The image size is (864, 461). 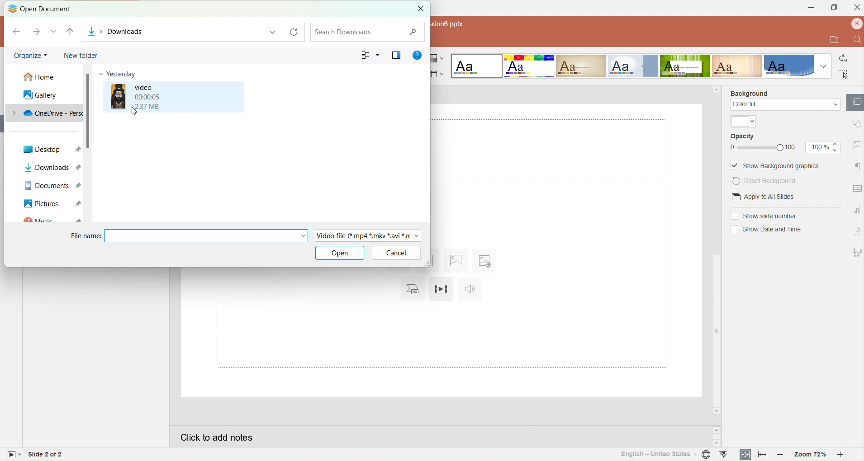 I want to click on Show background graphics, so click(x=775, y=166).